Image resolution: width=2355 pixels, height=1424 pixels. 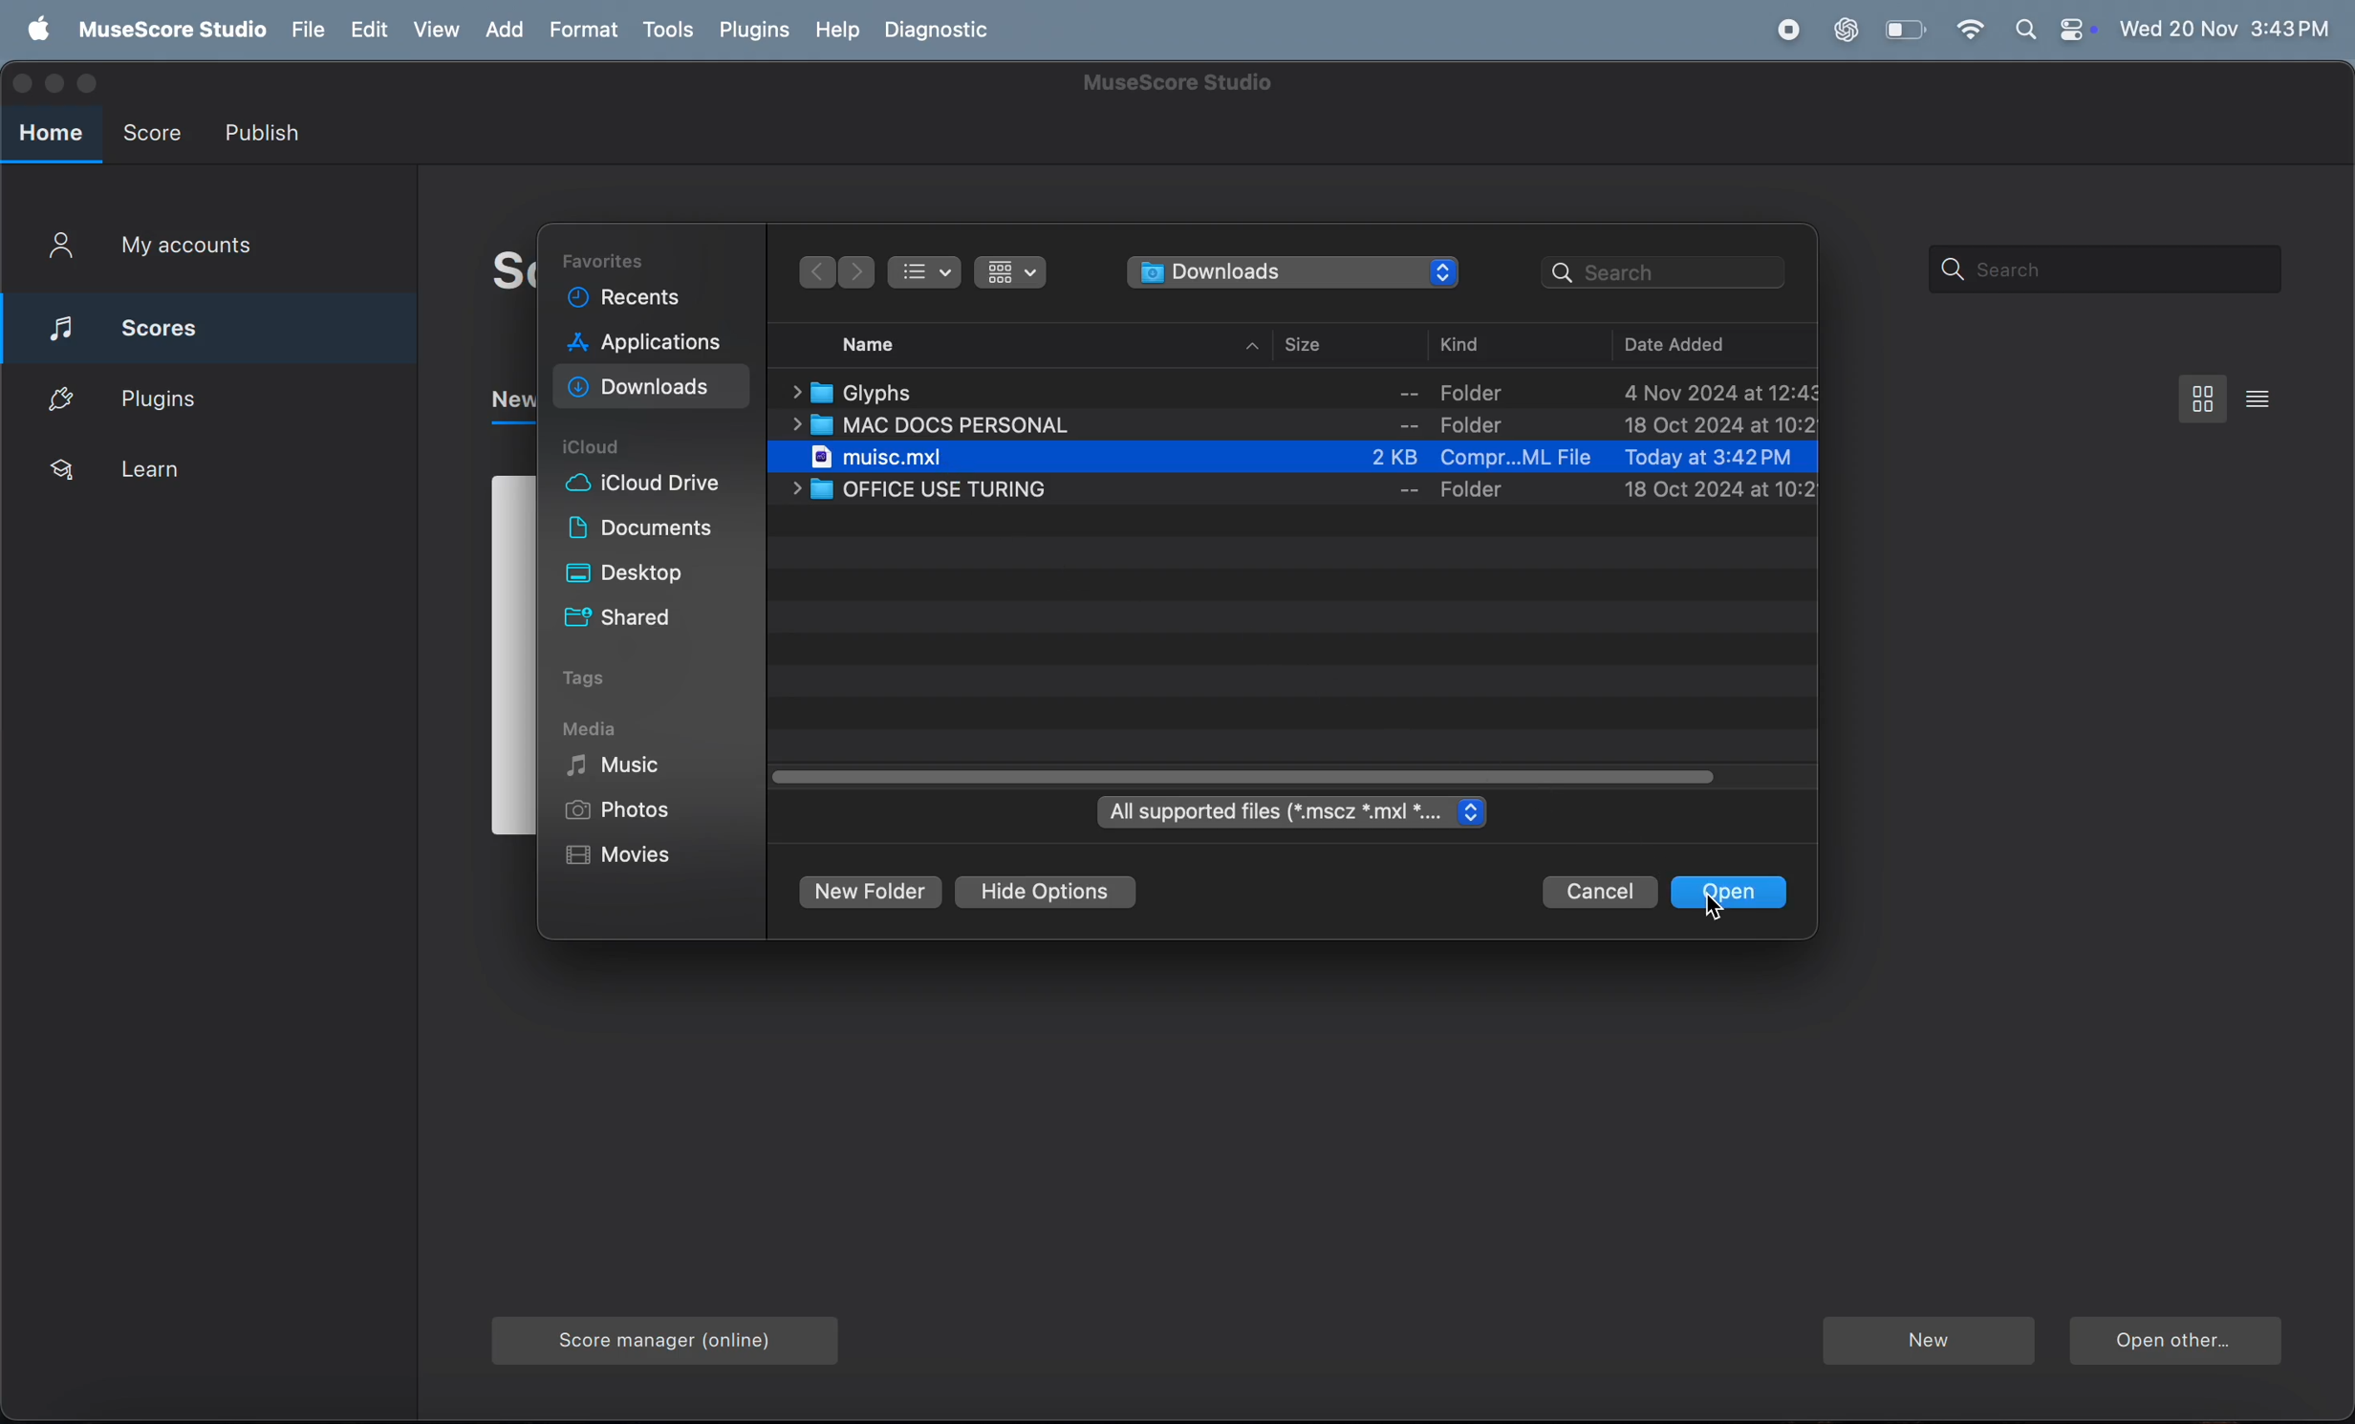 I want to click on search, so click(x=2103, y=270).